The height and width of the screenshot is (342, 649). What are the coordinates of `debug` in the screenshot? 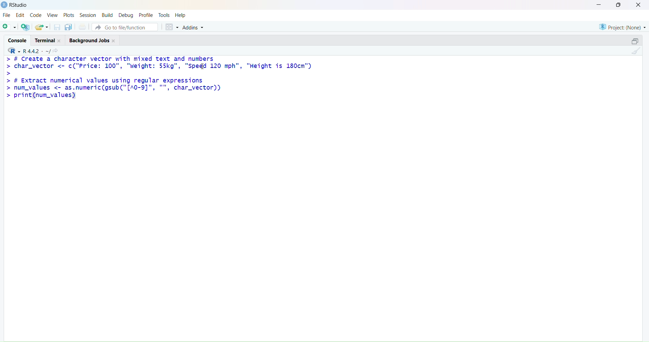 It's located at (126, 16).